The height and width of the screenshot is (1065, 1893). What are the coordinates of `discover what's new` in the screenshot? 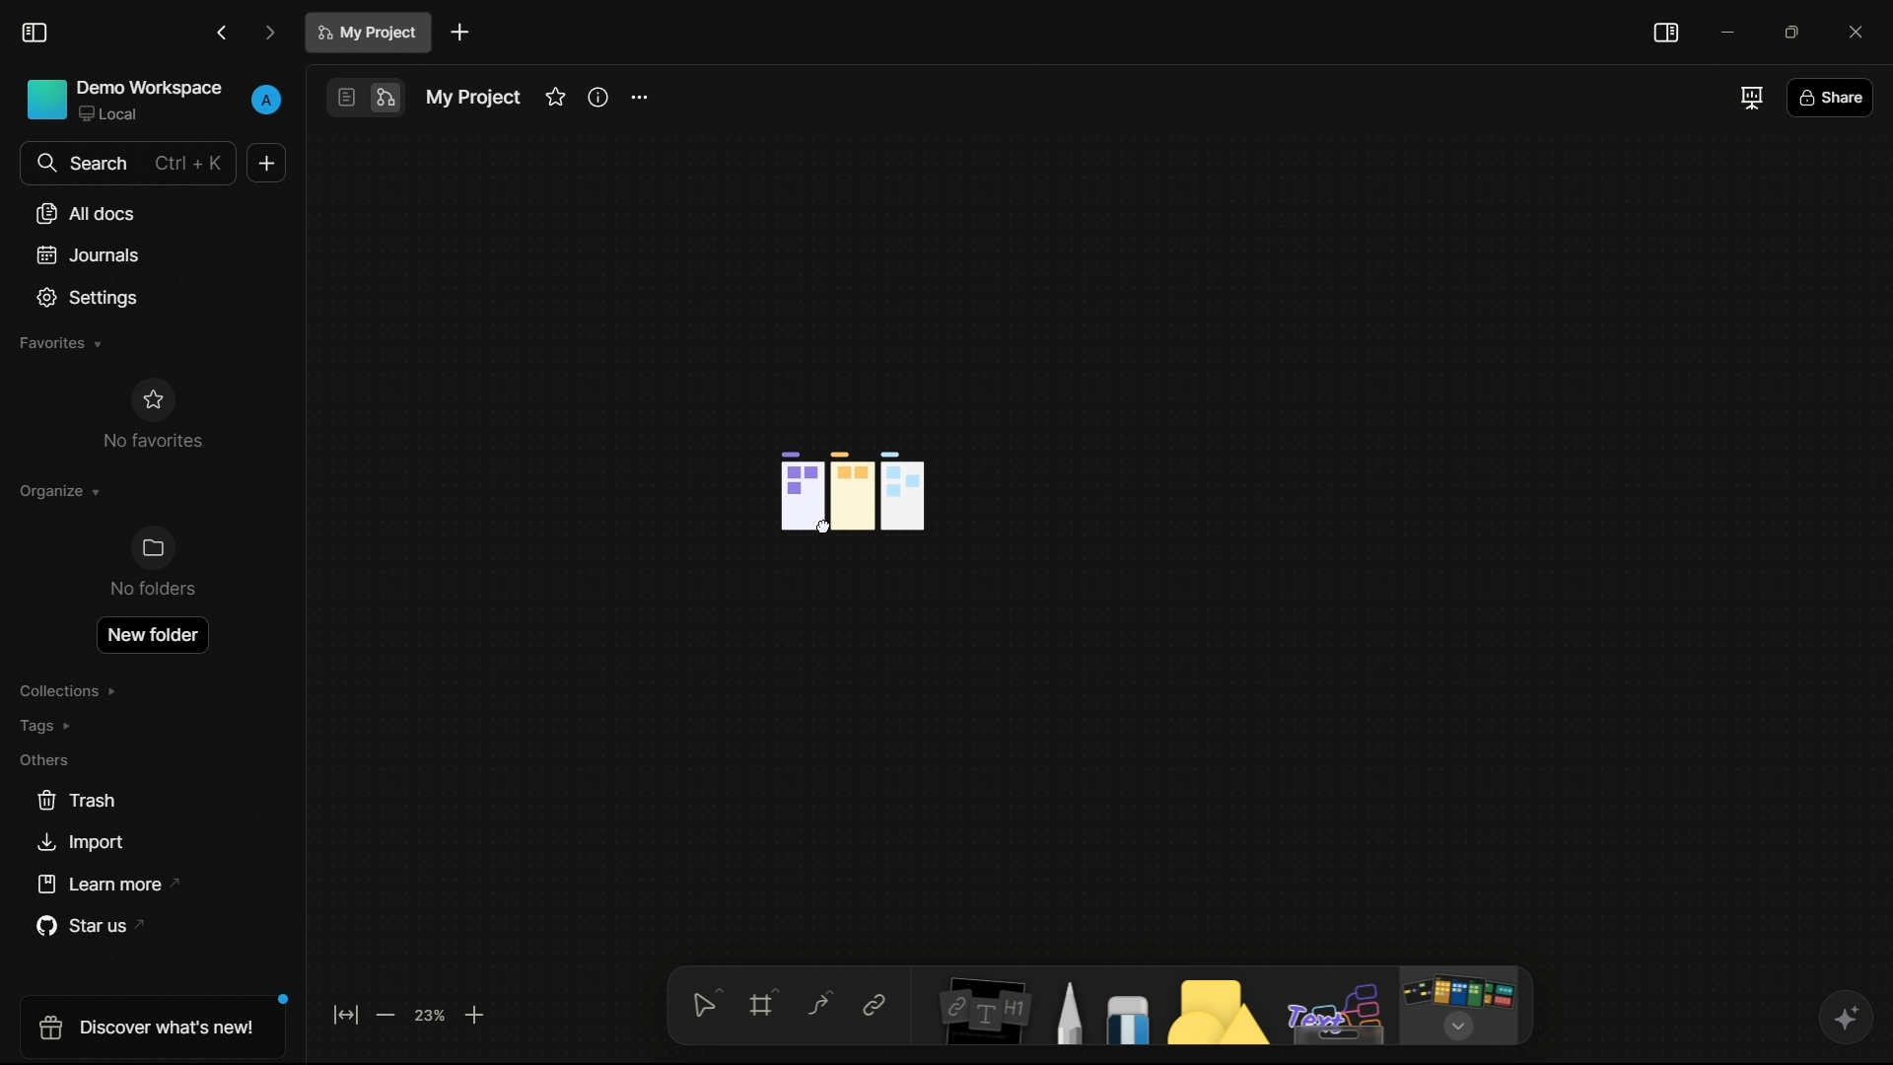 It's located at (158, 1026).